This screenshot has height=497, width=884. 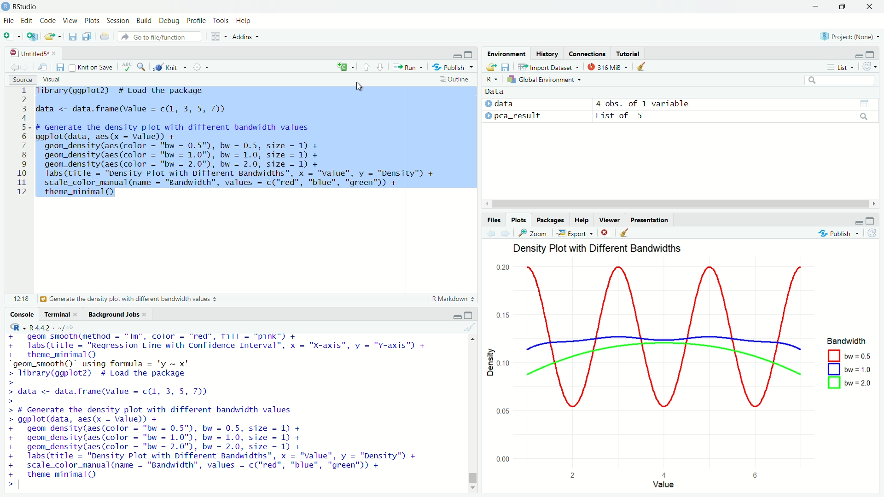 I want to click on Environment, so click(x=507, y=53).